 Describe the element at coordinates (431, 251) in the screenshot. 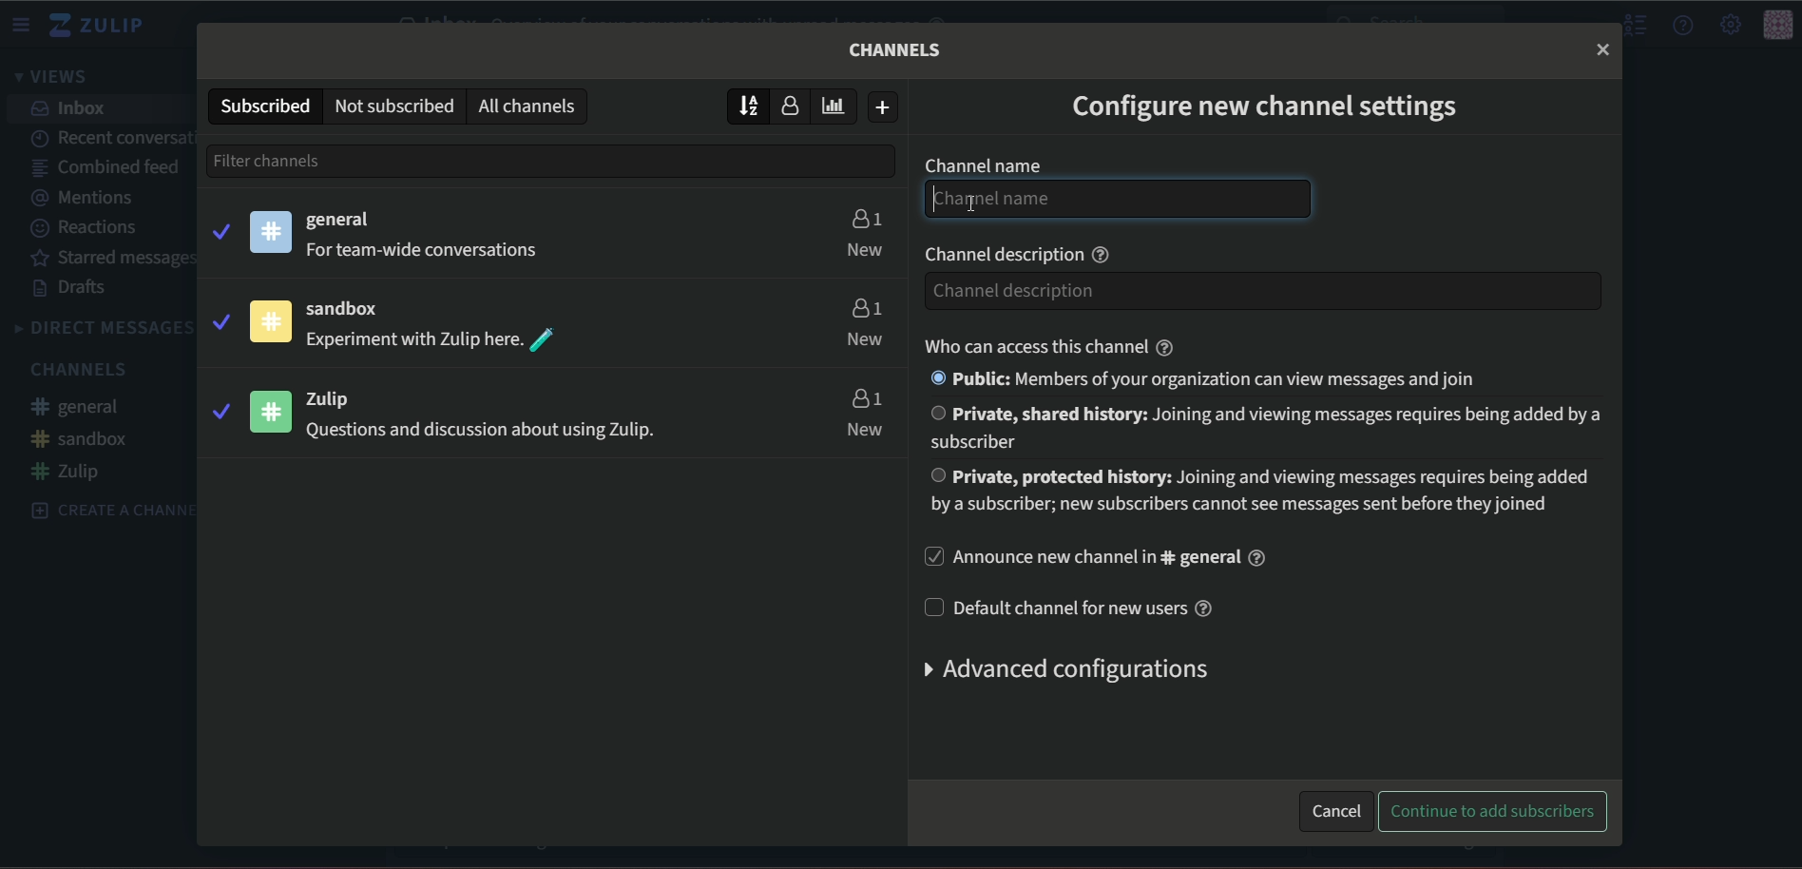

I see `For team-wide conversations` at that location.